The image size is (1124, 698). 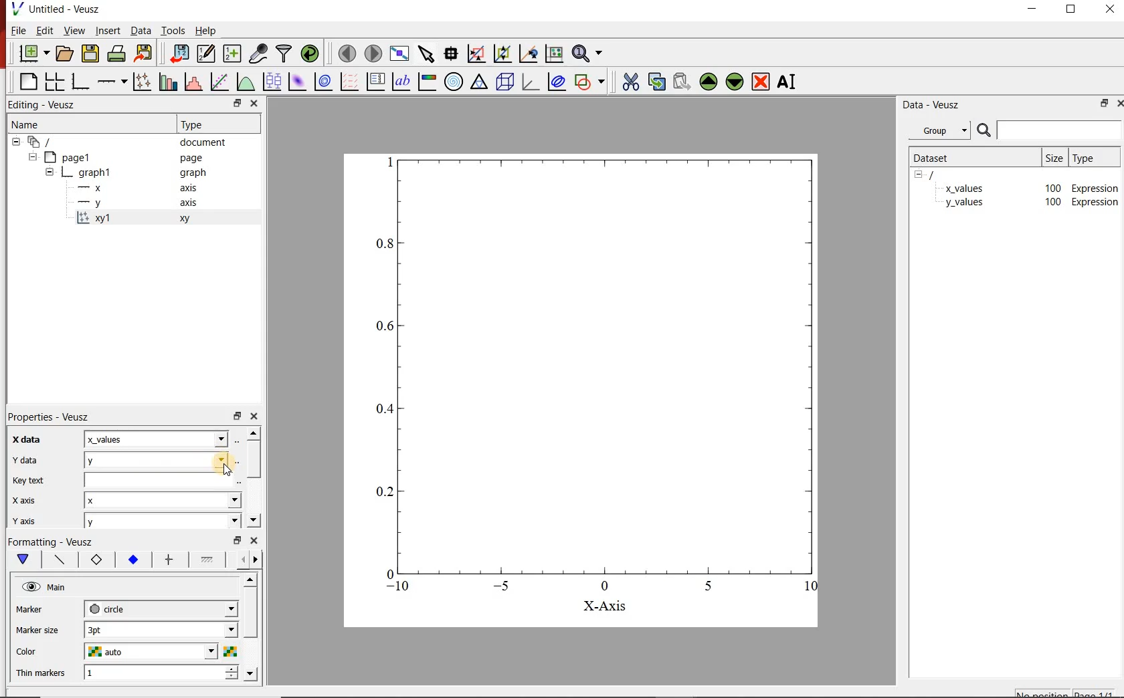 What do you see at coordinates (347, 54) in the screenshot?
I see `move to previous page` at bounding box center [347, 54].